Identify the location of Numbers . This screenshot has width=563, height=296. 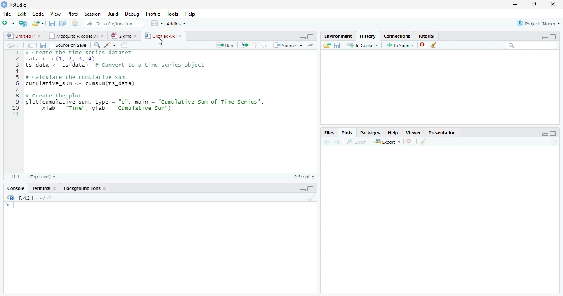
(16, 84).